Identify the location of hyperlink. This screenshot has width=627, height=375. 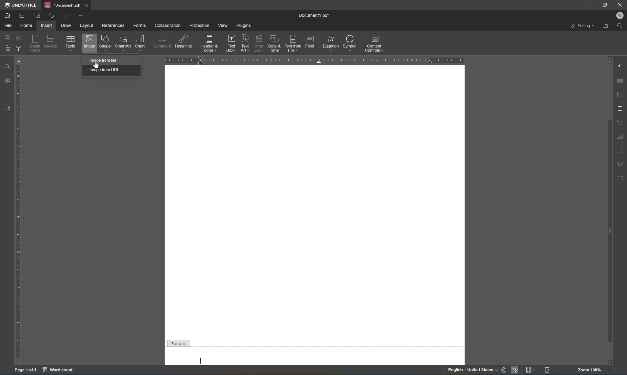
(184, 41).